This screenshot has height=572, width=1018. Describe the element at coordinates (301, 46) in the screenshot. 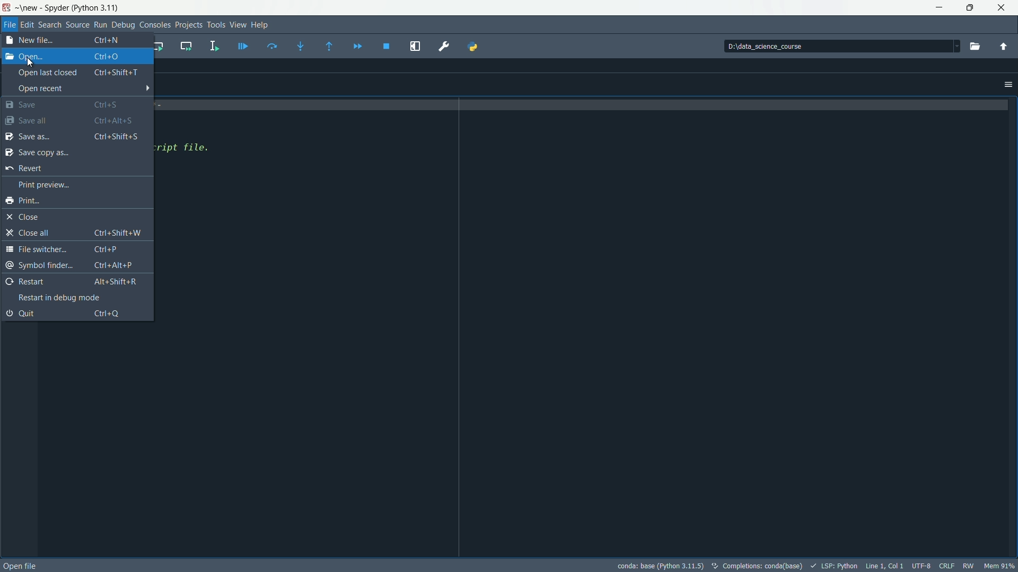

I see `step into function or method` at that location.